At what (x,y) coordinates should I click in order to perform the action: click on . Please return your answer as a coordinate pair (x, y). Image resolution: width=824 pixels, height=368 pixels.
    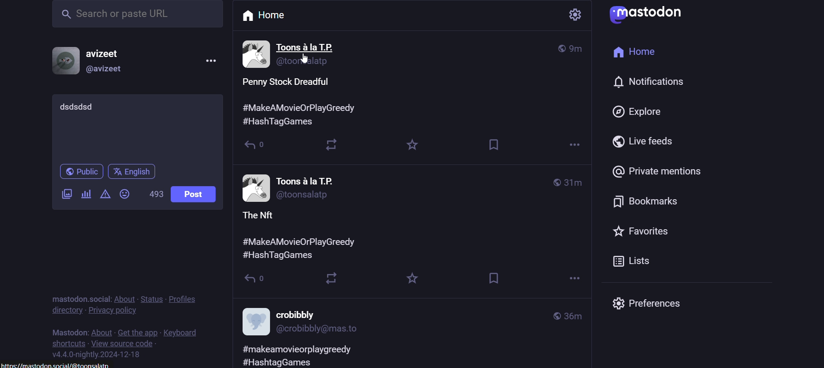
    Looking at the image, I should click on (570, 316).